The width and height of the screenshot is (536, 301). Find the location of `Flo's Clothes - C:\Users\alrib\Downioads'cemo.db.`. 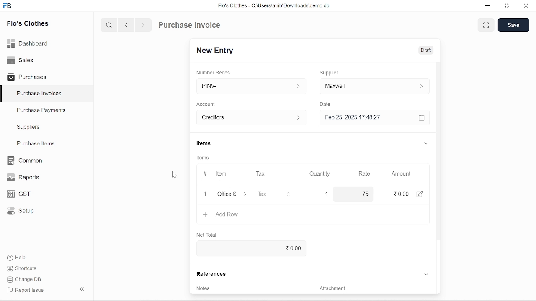

Flo's Clothes - C:\Users\alrib\Downioads'cemo.db. is located at coordinates (273, 7).